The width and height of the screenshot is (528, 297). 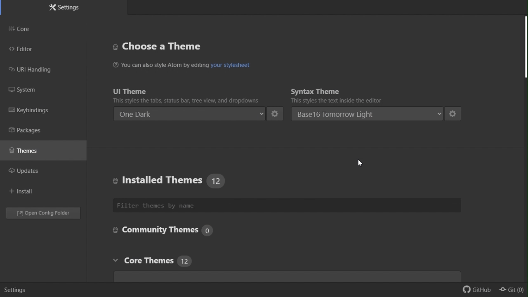 What do you see at coordinates (166, 179) in the screenshot?
I see `Installed themes` at bounding box center [166, 179].